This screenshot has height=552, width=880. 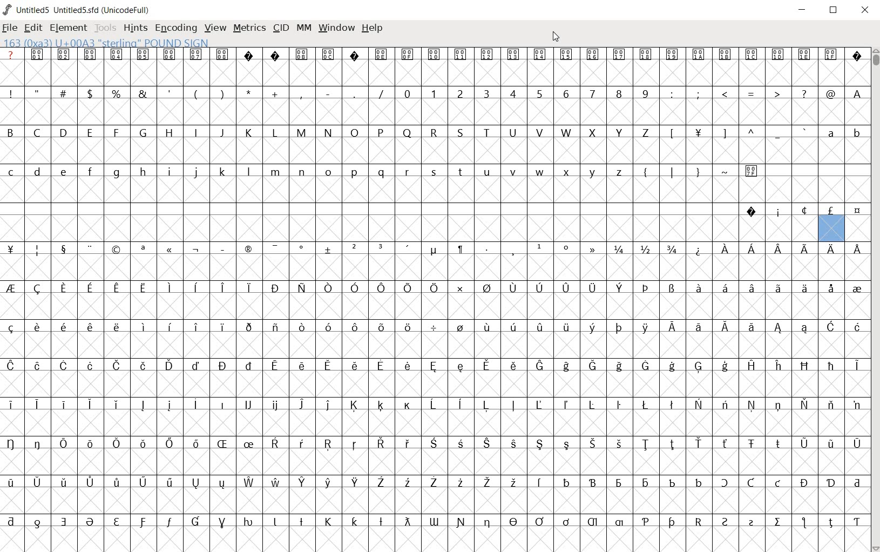 What do you see at coordinates (117, 405) in the screenshot?
I see `Symbol` at bounding box center [117, 405].